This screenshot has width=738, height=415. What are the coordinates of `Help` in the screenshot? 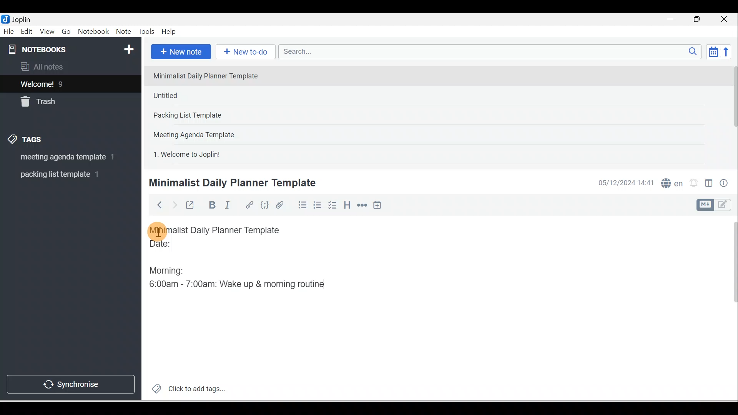 It's located at (169, 32).